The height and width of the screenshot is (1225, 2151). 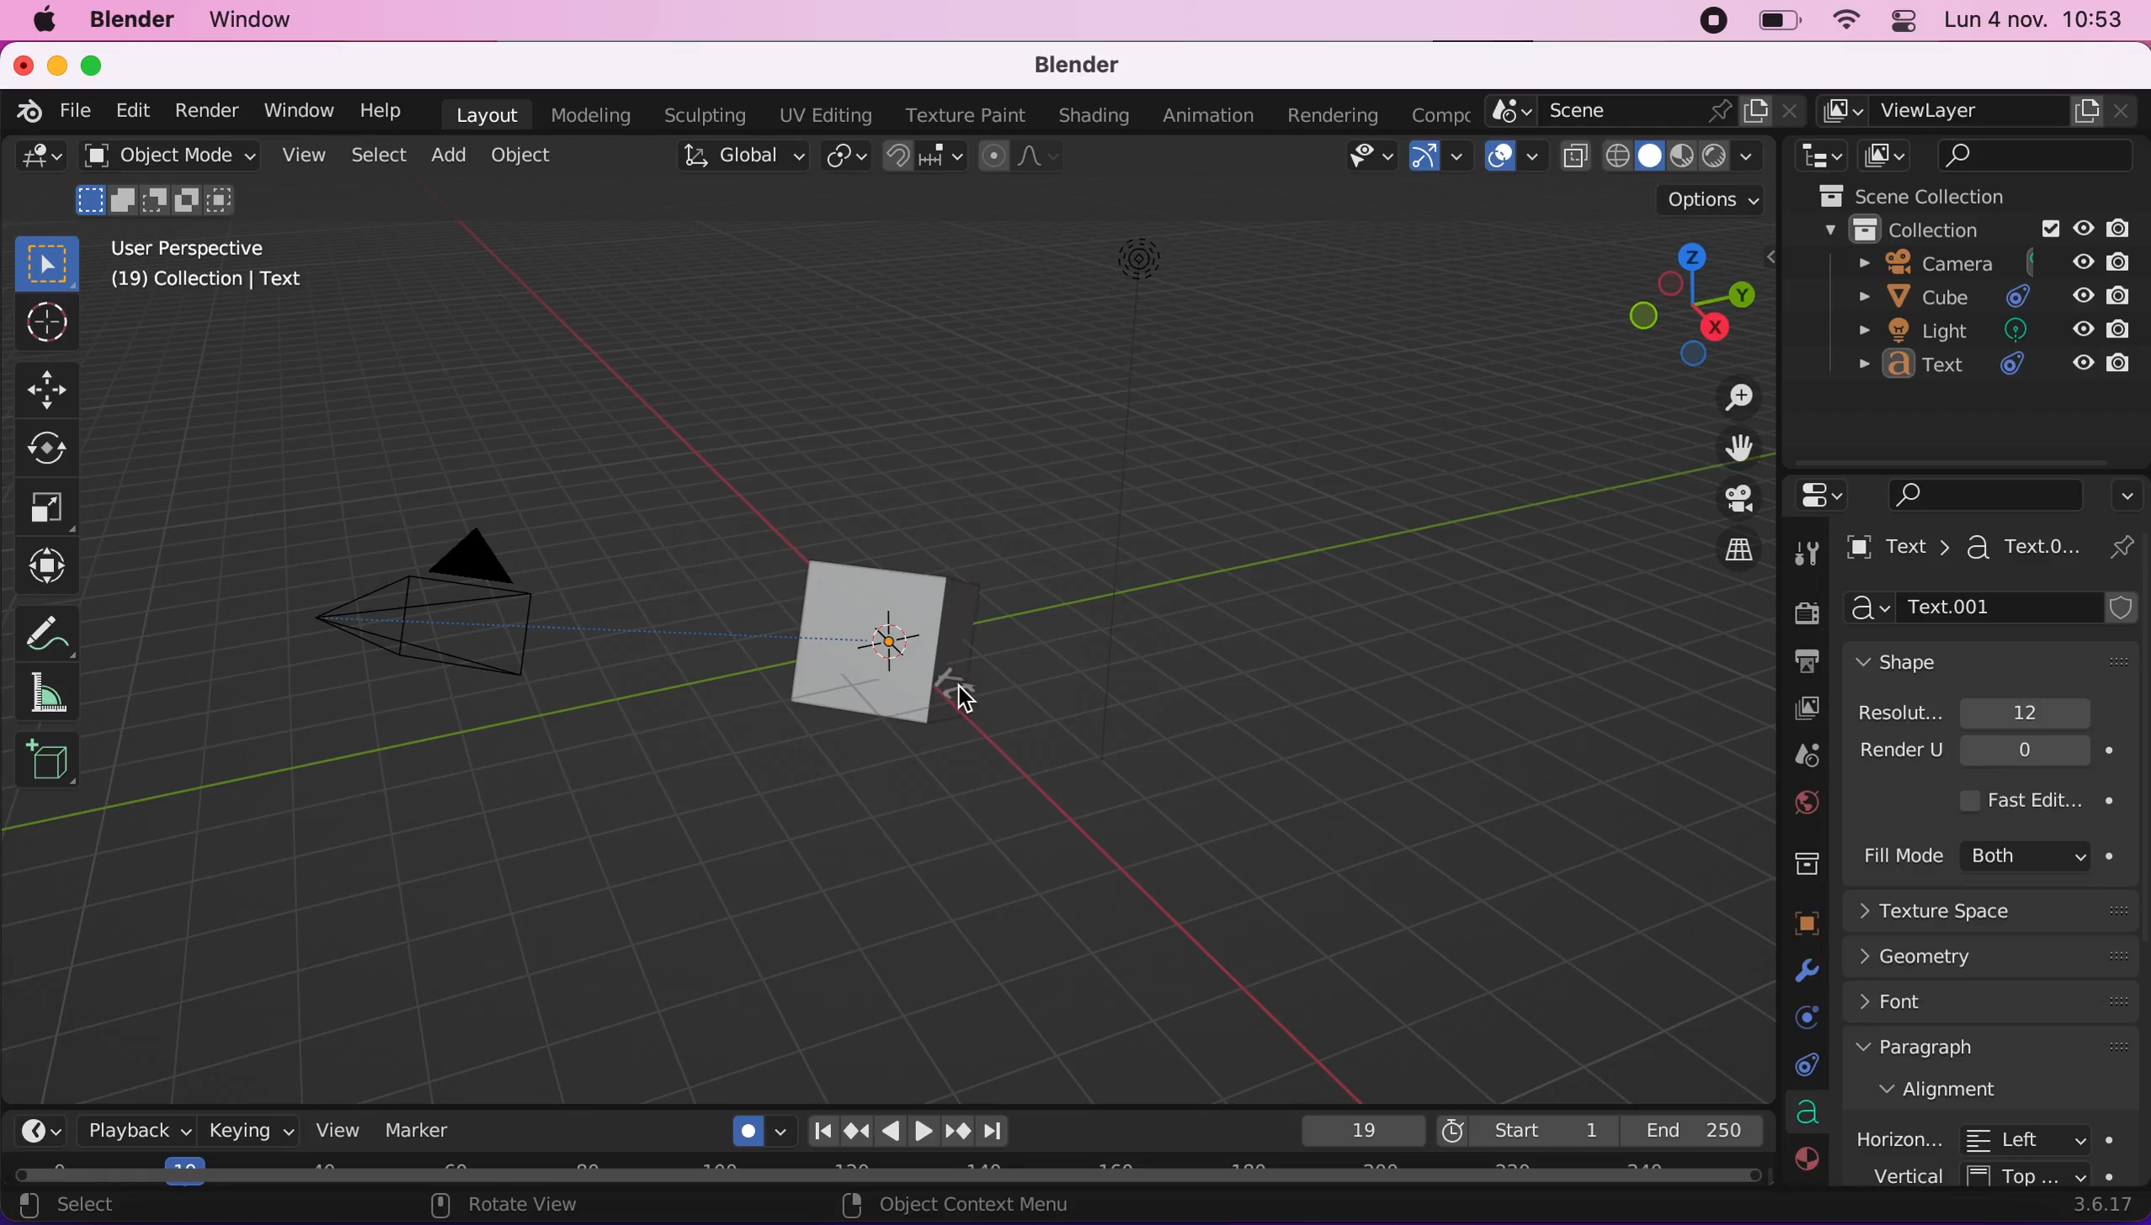 I want to click on select, so click(x=382, y=156).